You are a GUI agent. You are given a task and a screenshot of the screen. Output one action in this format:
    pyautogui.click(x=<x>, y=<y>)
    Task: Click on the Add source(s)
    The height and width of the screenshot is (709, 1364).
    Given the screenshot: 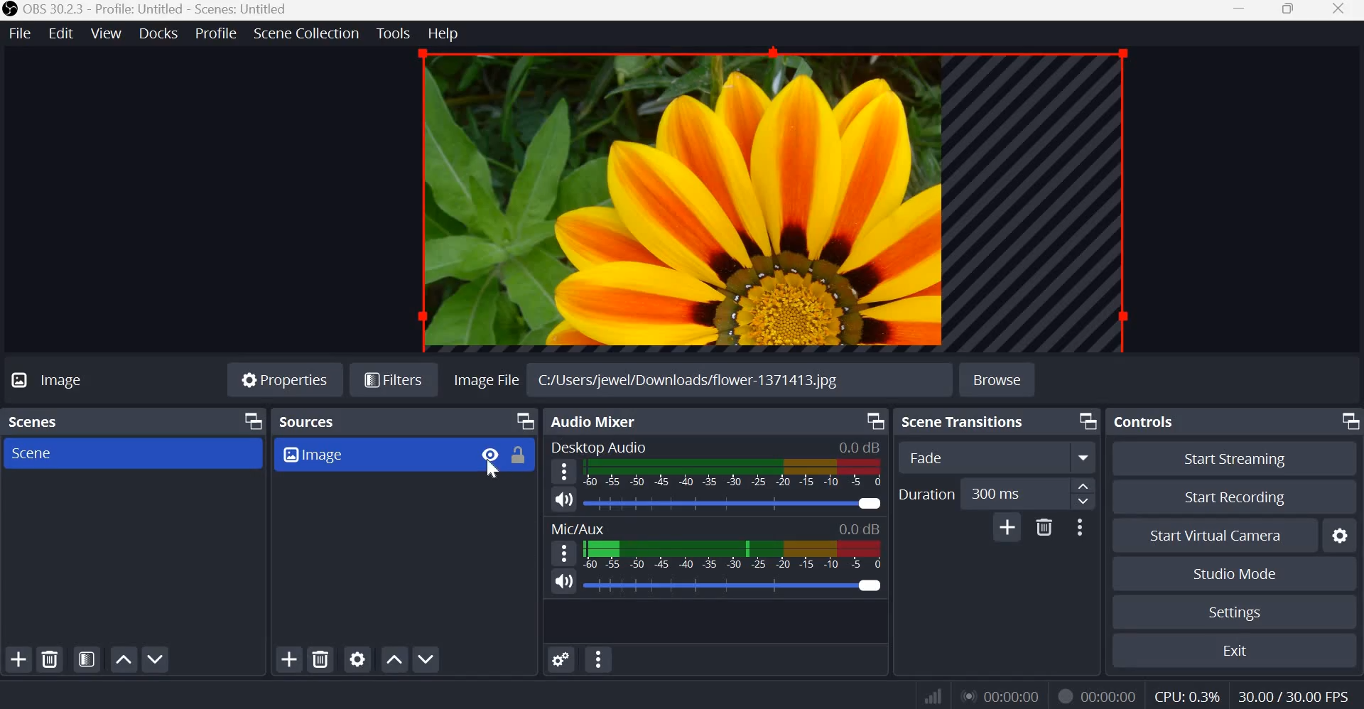 What is the action you would take?
    pyautogui.click(x=290, y=660)
    